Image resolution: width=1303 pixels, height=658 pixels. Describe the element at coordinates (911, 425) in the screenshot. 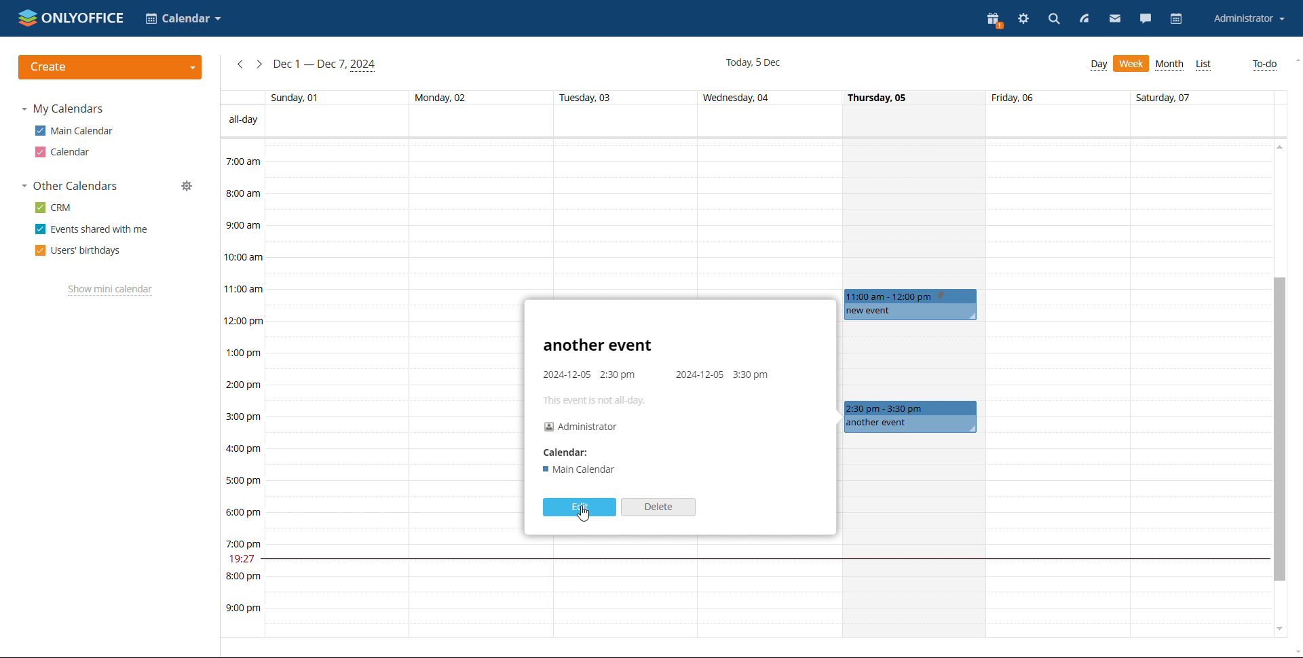

I see `another event` at that location.